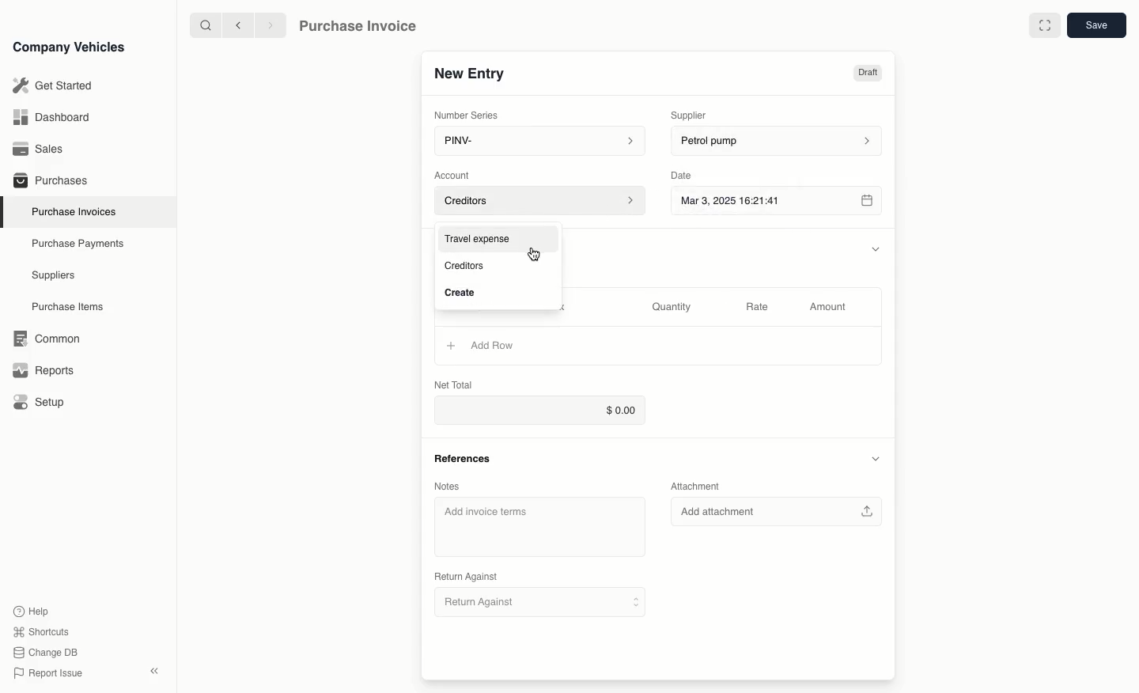  What do you see at coordinates (674, 307) in the screenshot?
I see `Quantity` at bounding box center [674, 307].